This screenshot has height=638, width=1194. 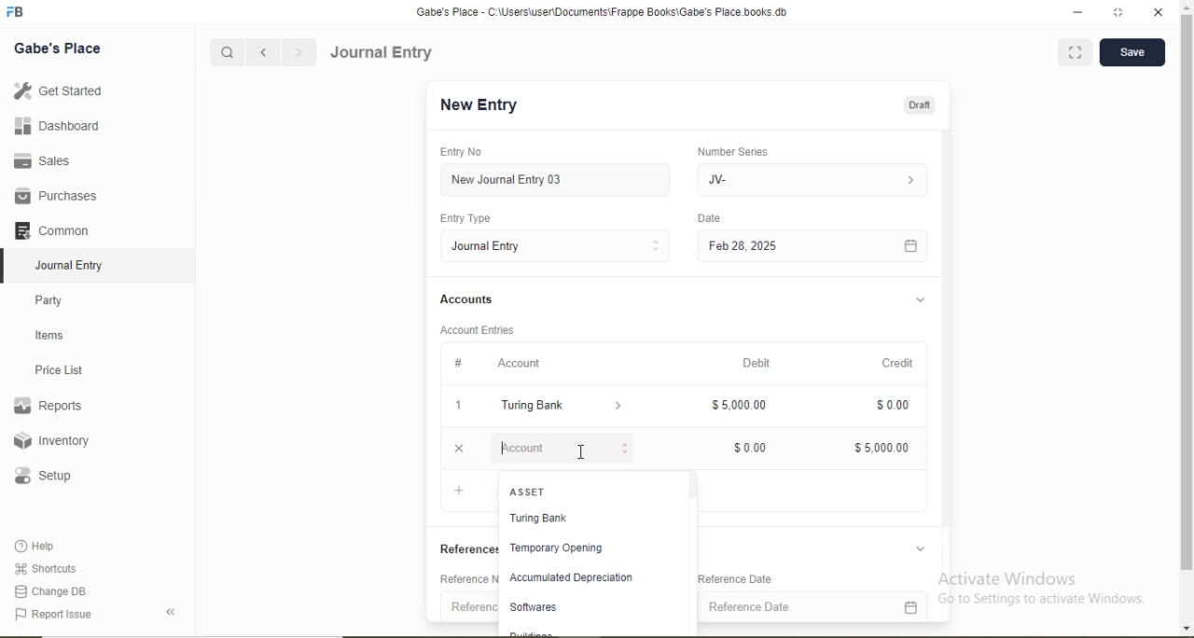 I want to click on Change DB, so click(x=49, y=592).